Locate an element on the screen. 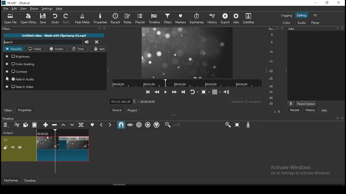 This screenshot has height=194, width=346. player is located at coordinates (316, 23).